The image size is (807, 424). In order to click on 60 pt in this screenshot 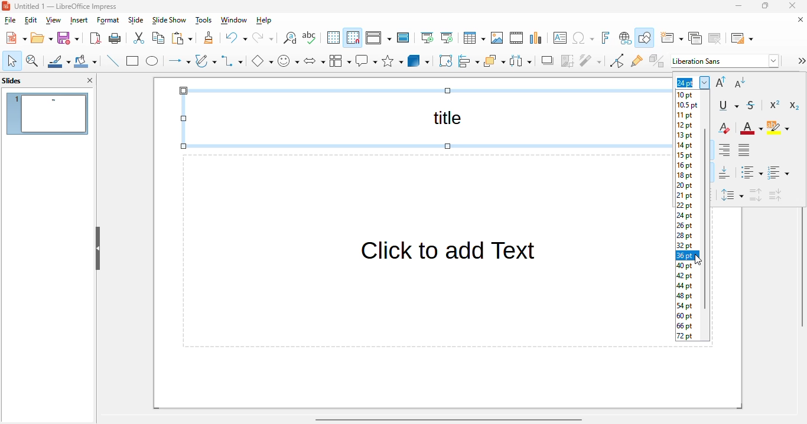, I will do `click(685, 315)`.